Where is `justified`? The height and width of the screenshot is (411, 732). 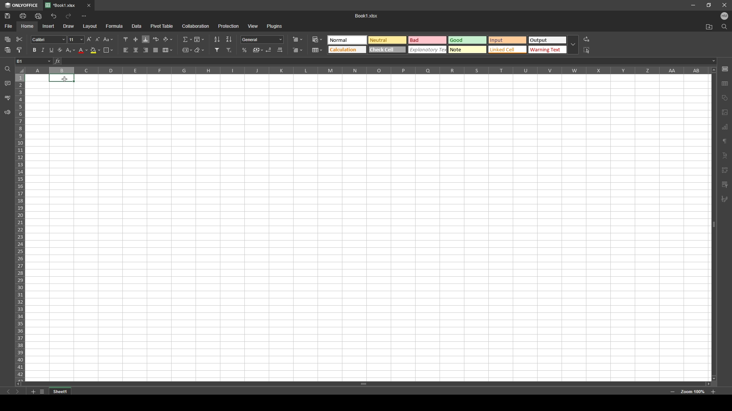 justified is located at coordinates (156, 51).